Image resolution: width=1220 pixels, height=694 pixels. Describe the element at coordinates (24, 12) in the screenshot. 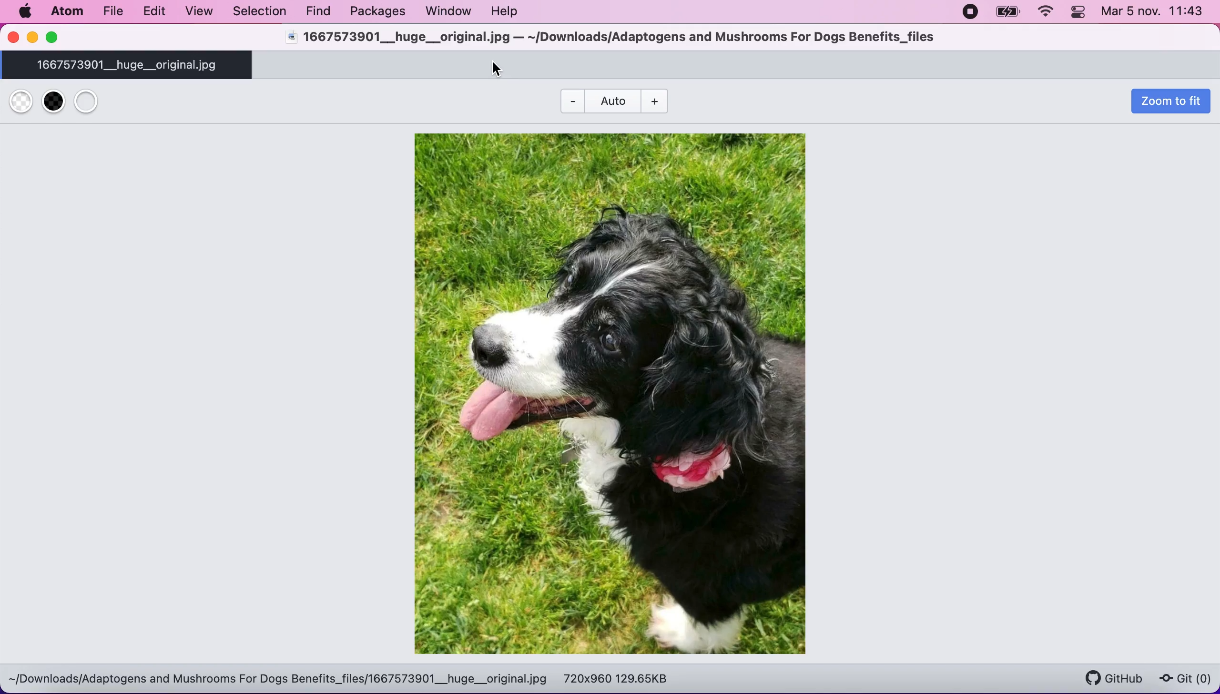

I see `mac logo` at that location.